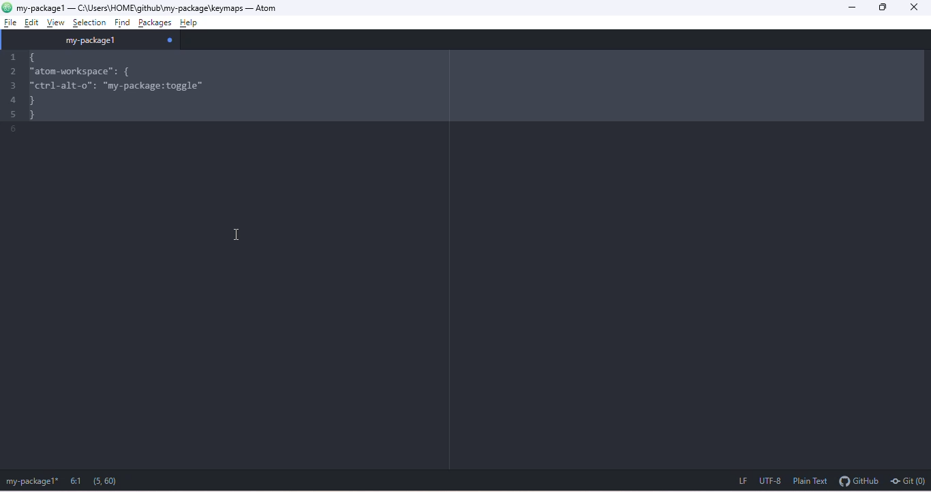 Image resolution: width=931 pixels, height=492 pixels. Describe the element at coordinates (30, 482) in the screenshot. I see `my package1` at that location.